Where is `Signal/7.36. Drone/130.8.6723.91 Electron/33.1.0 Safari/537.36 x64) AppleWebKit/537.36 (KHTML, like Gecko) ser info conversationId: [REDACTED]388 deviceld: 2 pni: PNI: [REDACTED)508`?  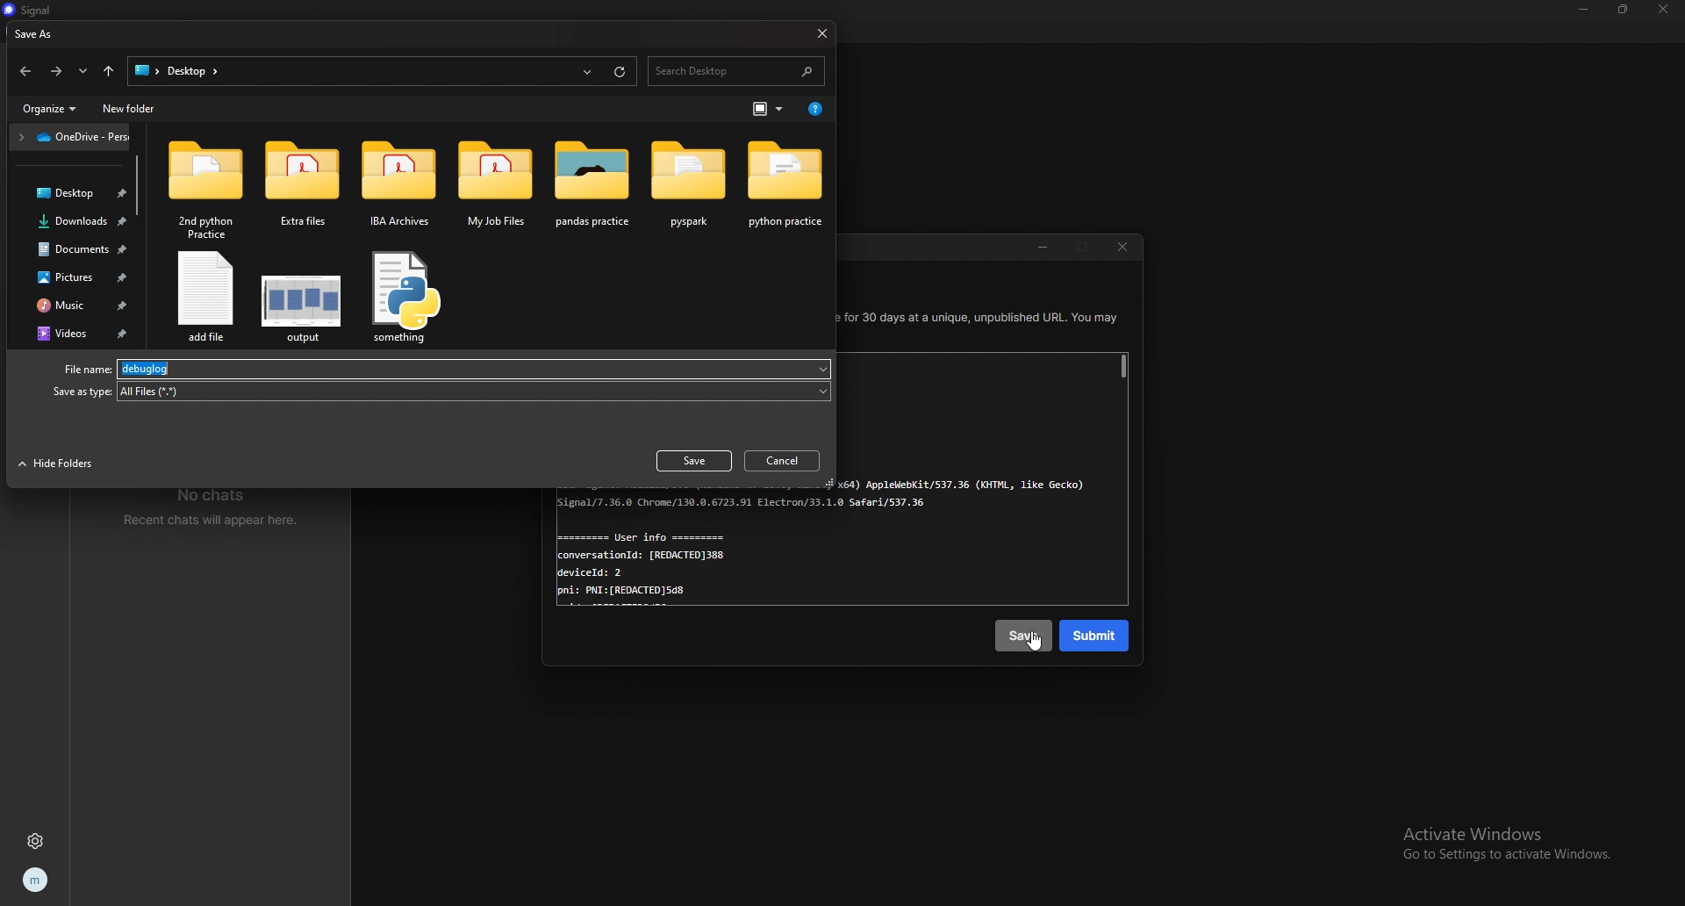 Signal/7.36. Drone/130.8.6723.91 Electron/33.1.0 Safari/537.36 x64) AppleWebKit/537.36 (KHTML, like Gecko) ser info conversationId: [REDACTED]388 deviceld: 2 pni: PNI: [REDACTED)508 is located at coordinates (799, 551).